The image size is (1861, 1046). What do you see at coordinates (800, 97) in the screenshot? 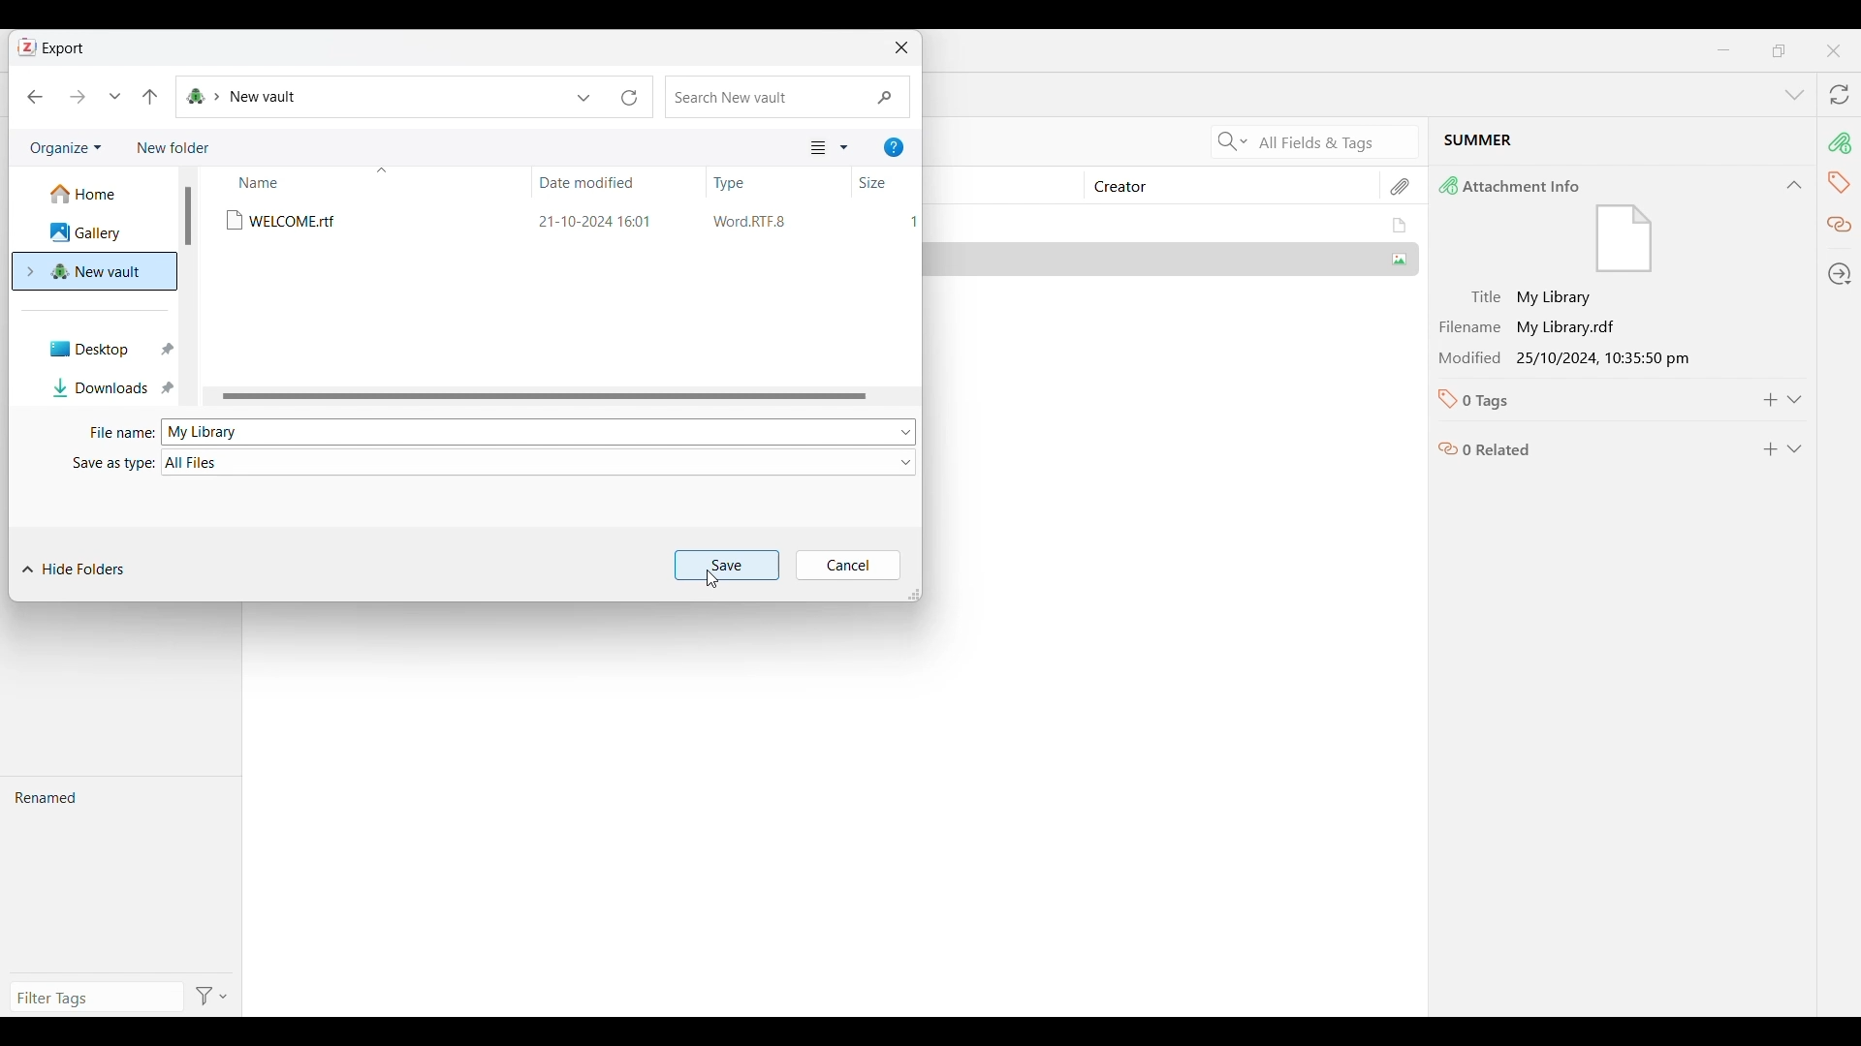
I see `search new vault` at bounding box center [800, 97].